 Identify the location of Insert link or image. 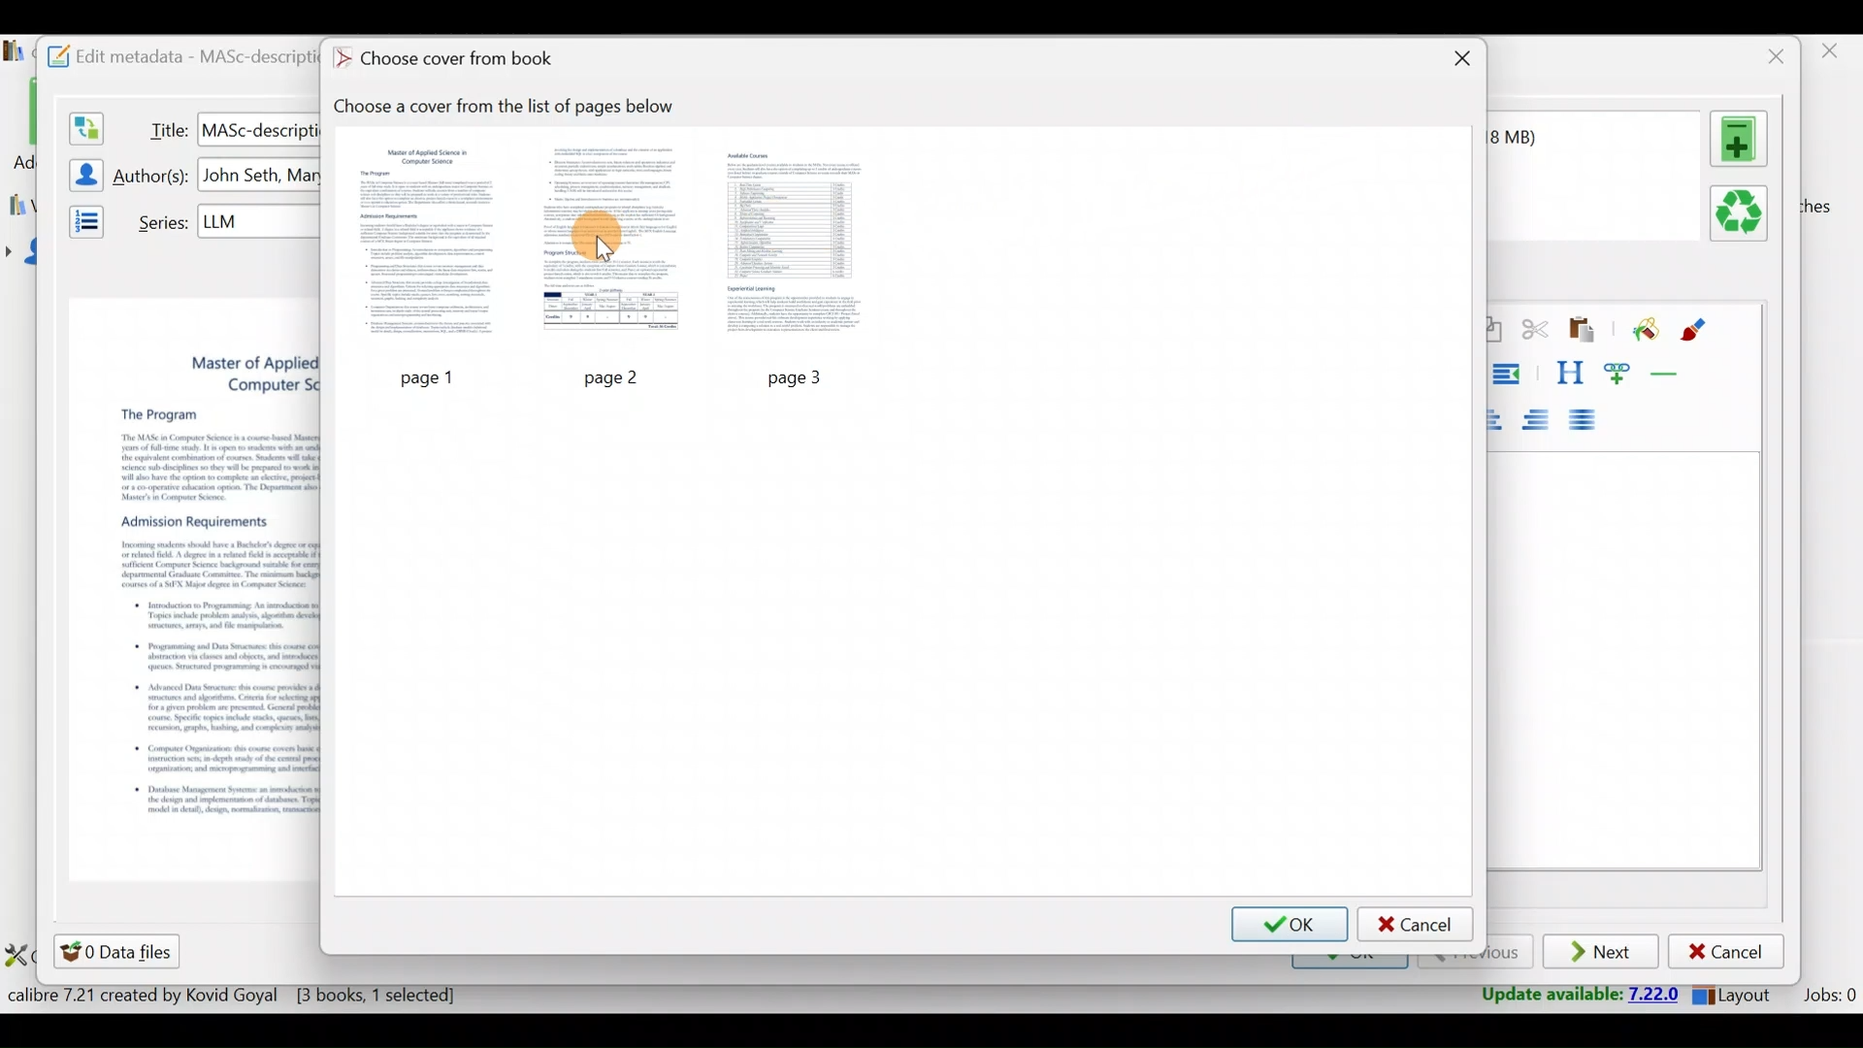
(1621, 373).